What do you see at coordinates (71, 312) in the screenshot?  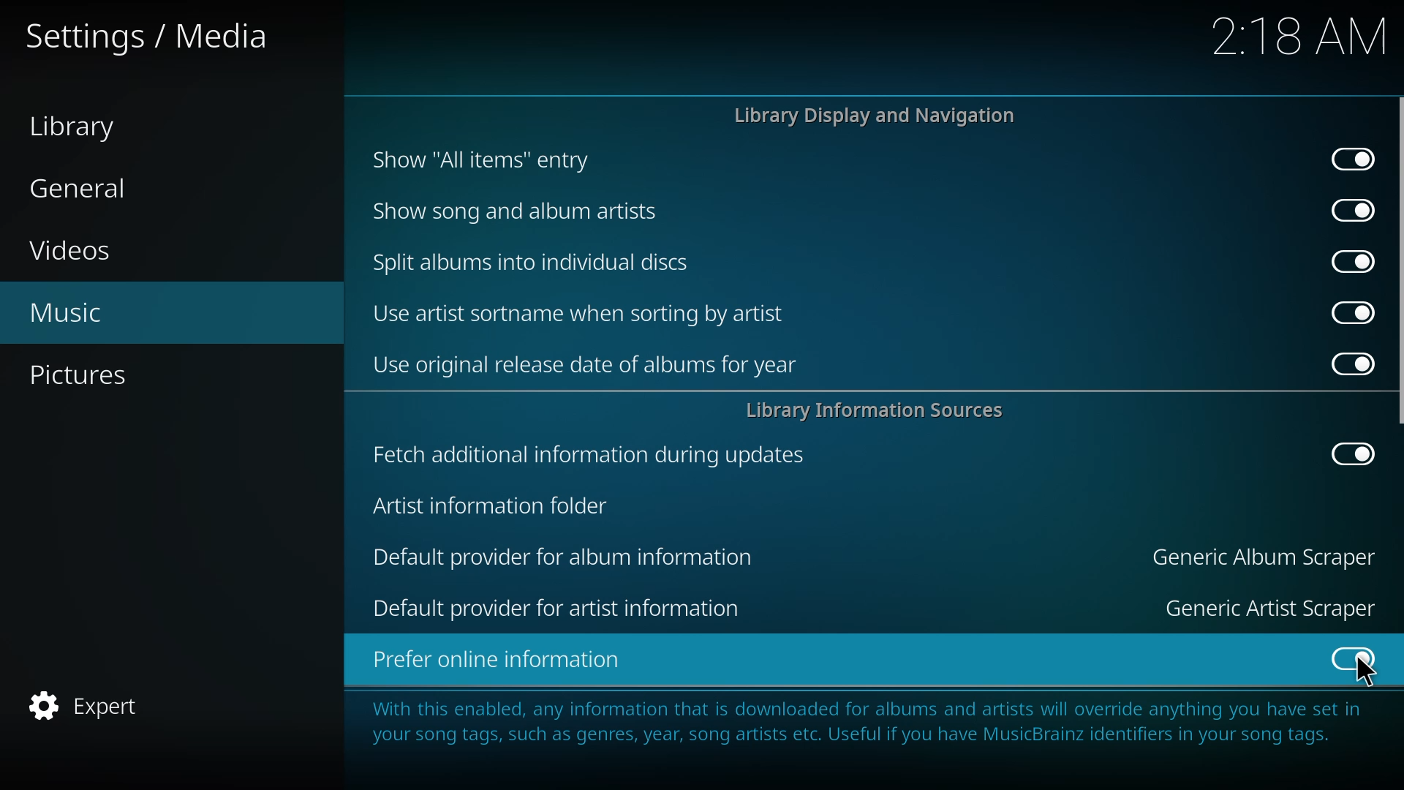 I see `music` at bounding box center [71, 312].